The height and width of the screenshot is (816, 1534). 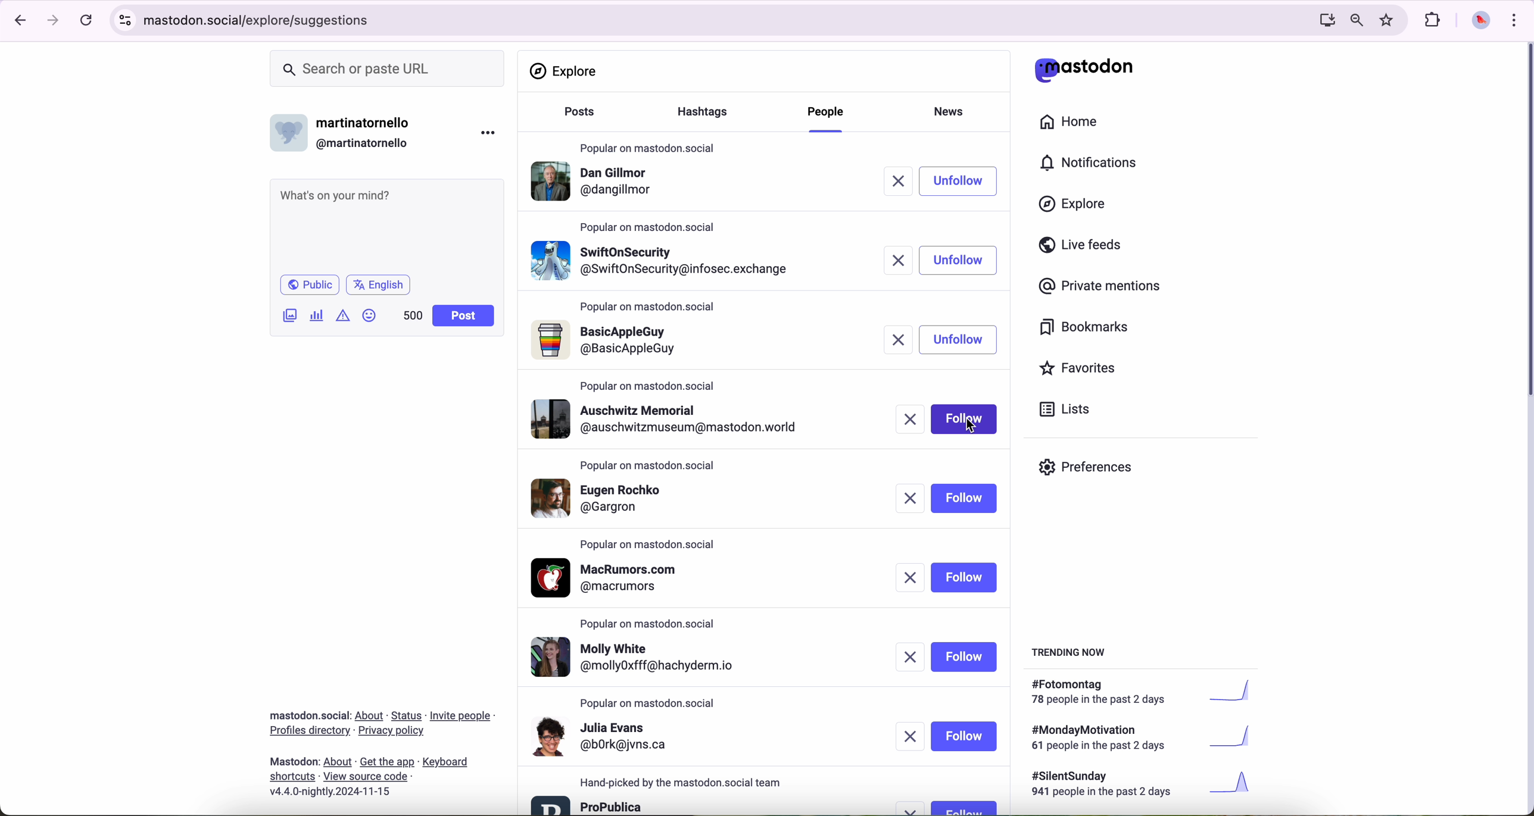 What do you see at coordinates (1149, 692) in the screenshot?
I see `#fotomontag` at bounding box center [1149, 692].